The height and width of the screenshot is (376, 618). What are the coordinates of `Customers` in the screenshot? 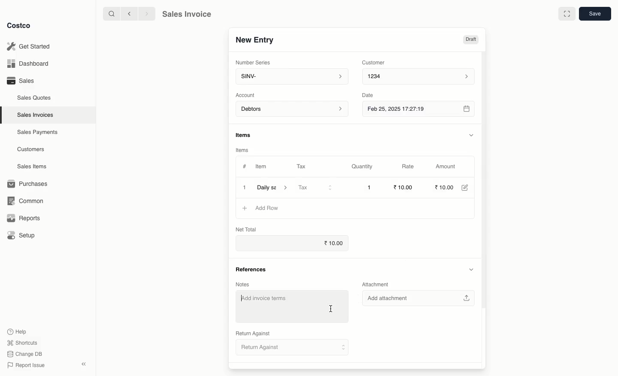 It's located at (30, 149).